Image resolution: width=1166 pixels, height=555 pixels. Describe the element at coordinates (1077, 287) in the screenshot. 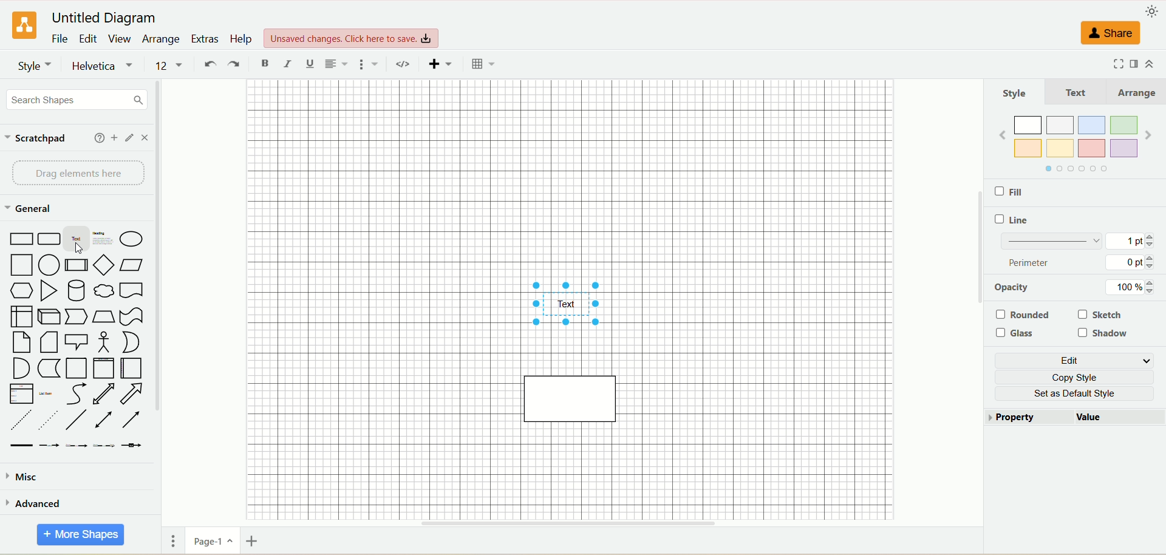

I see `opacity` at that location.